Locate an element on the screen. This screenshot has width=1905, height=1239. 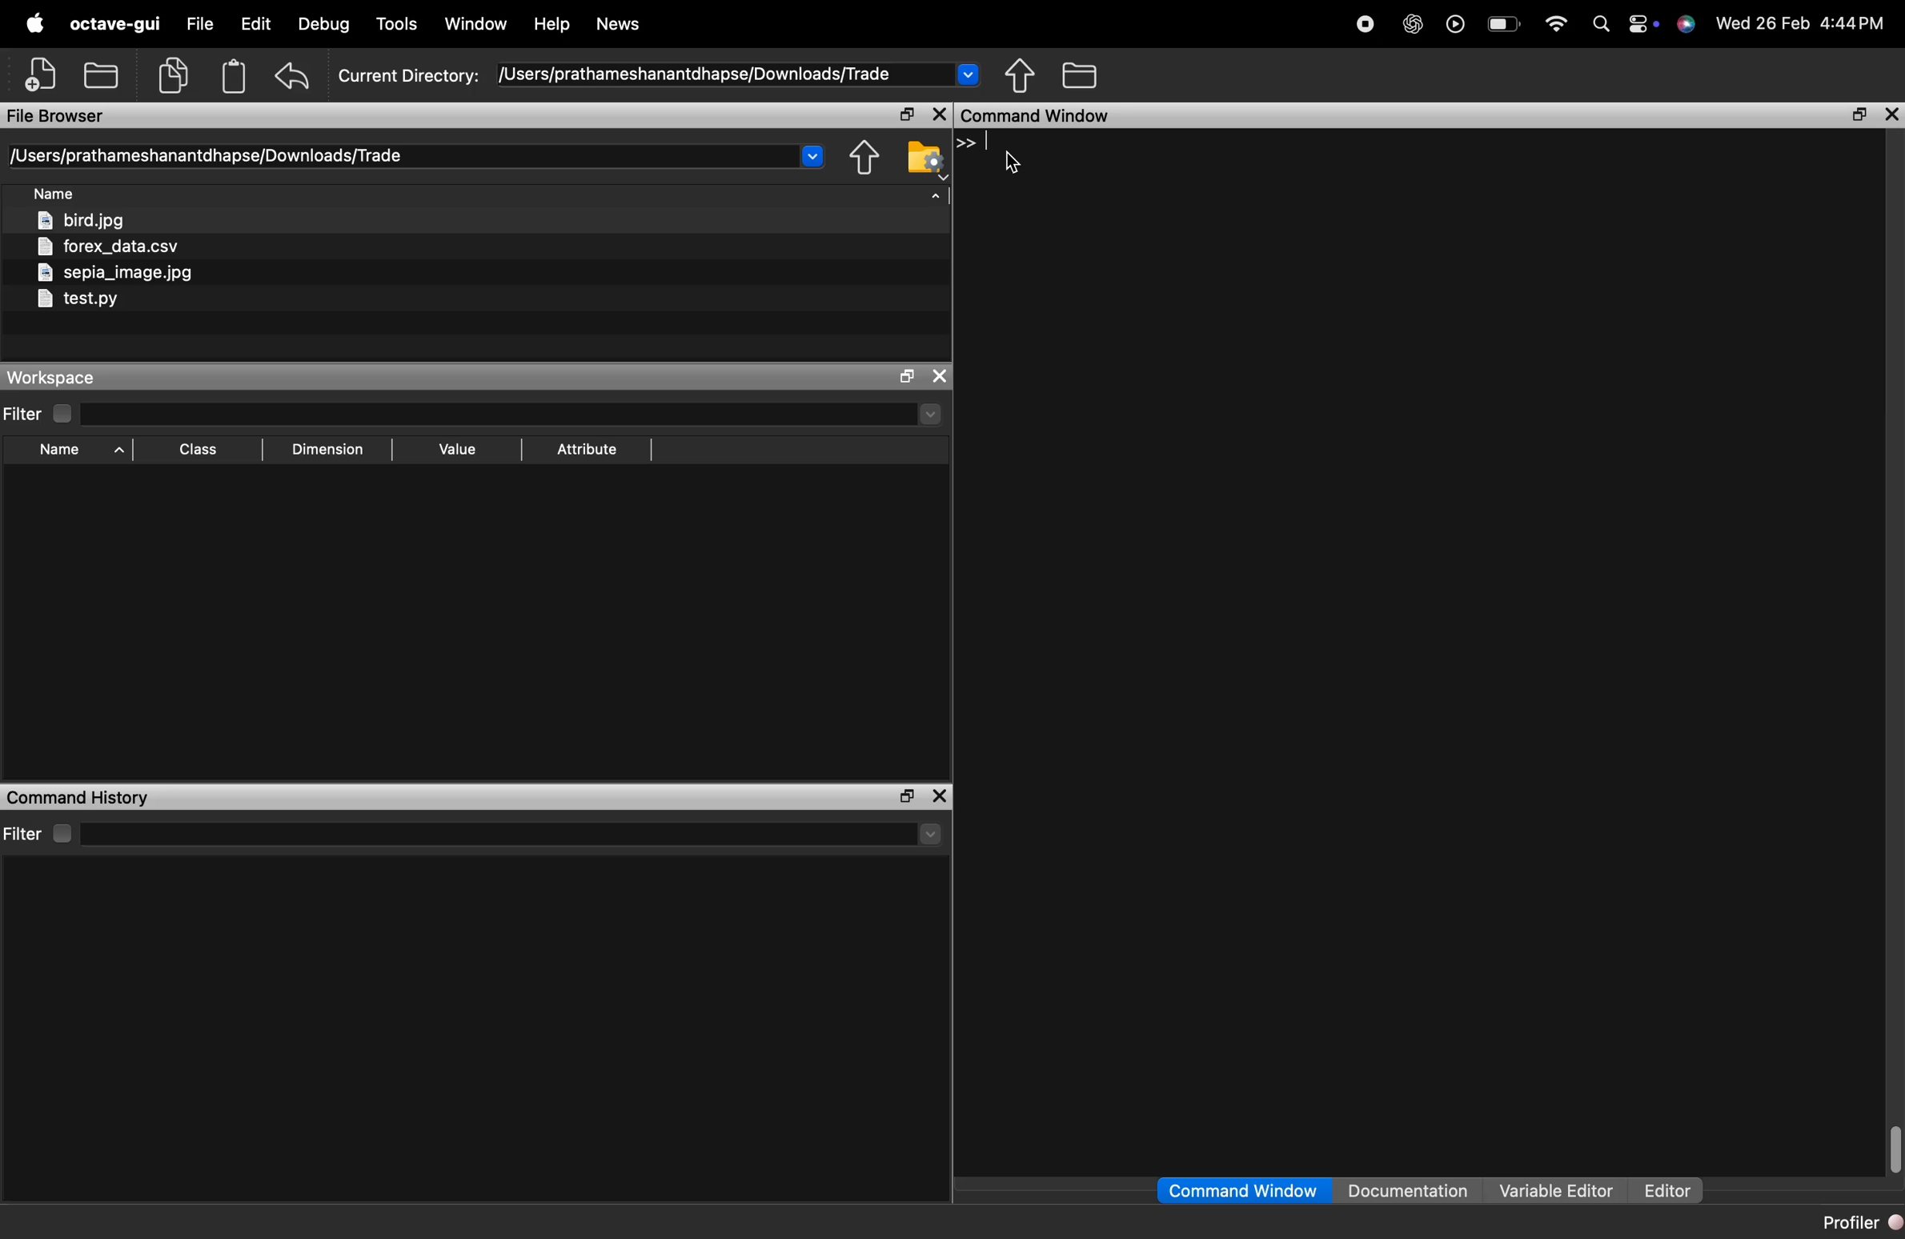
Command Window is located at coordinates (1037, 115).